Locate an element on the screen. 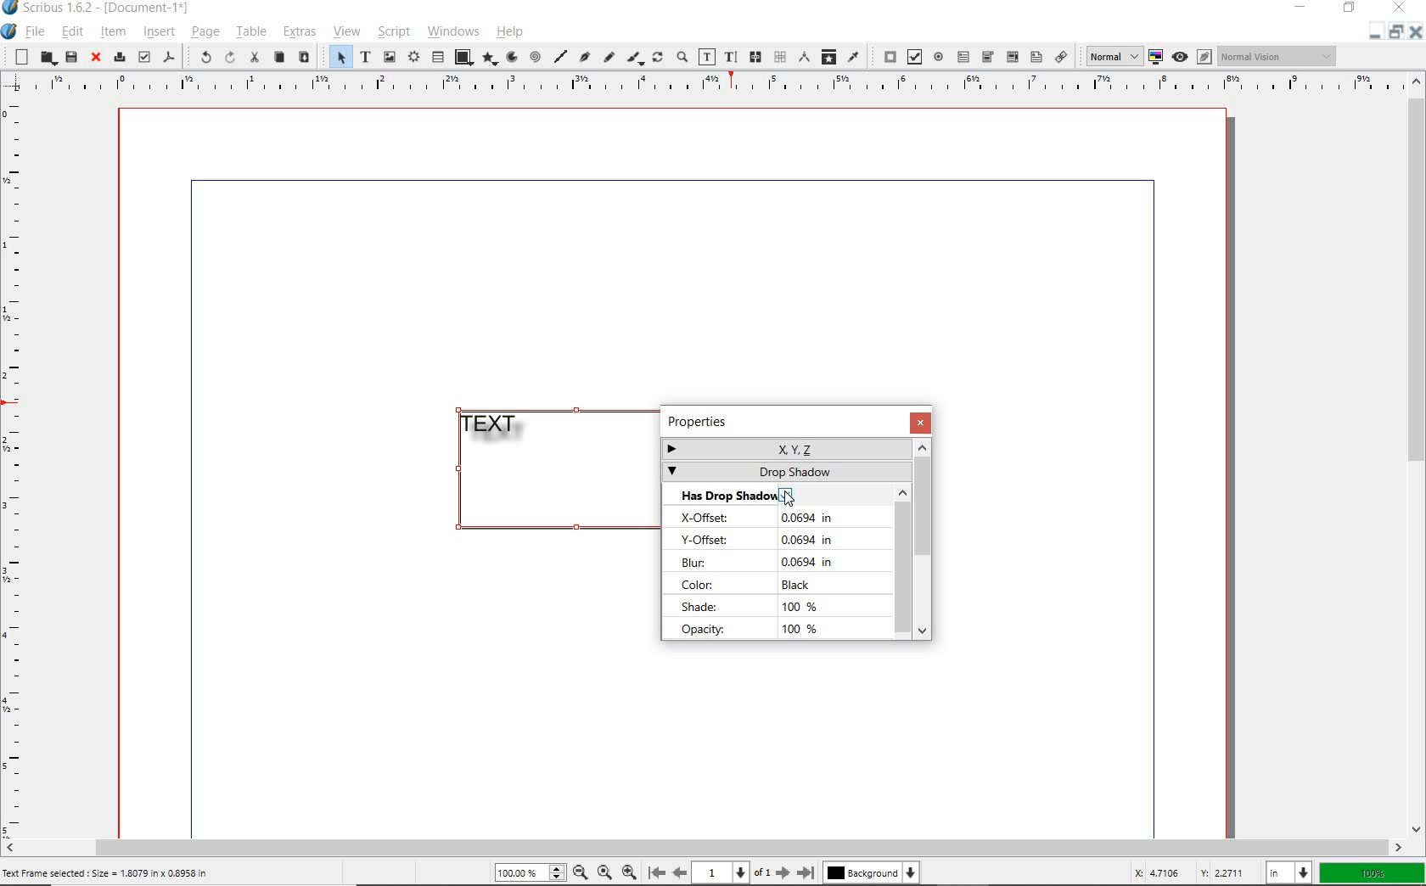  cut is located at coordinates (254, 57).